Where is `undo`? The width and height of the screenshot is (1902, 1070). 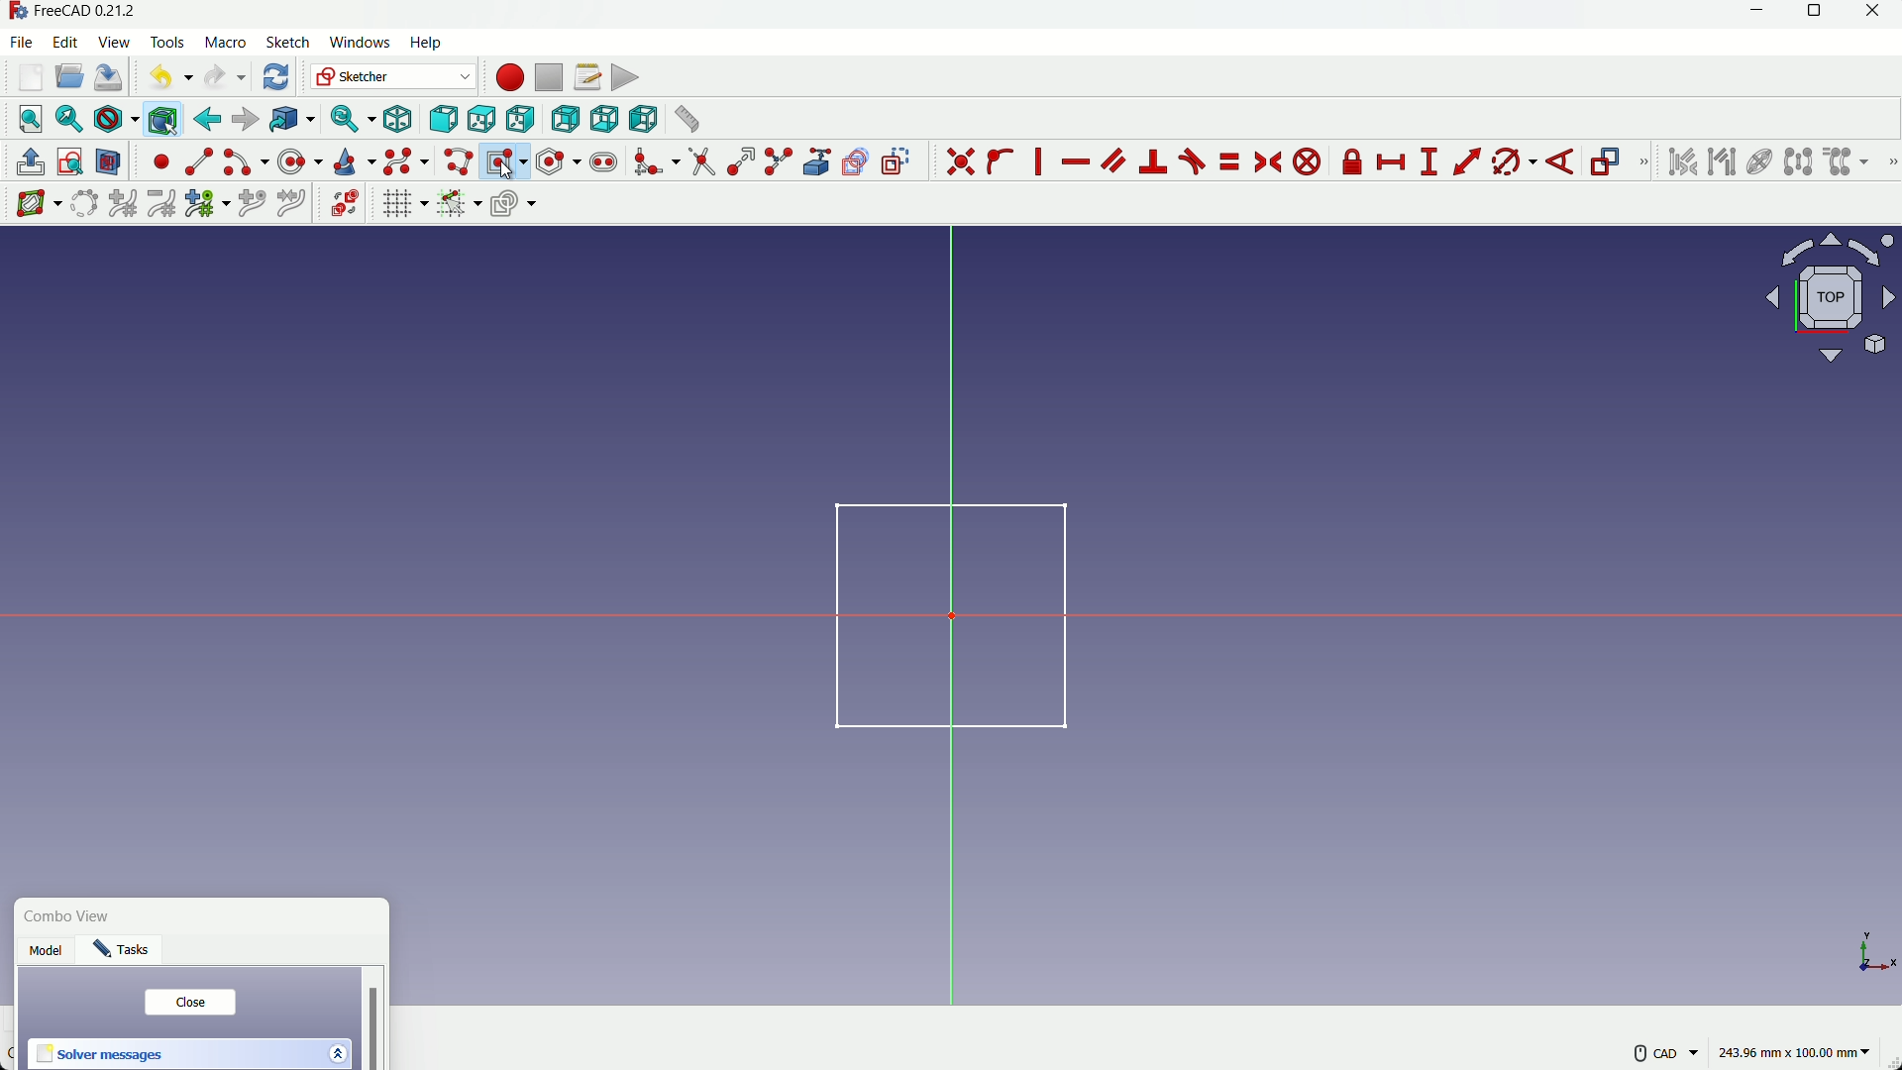
undo is located at coordinates (166, 76).